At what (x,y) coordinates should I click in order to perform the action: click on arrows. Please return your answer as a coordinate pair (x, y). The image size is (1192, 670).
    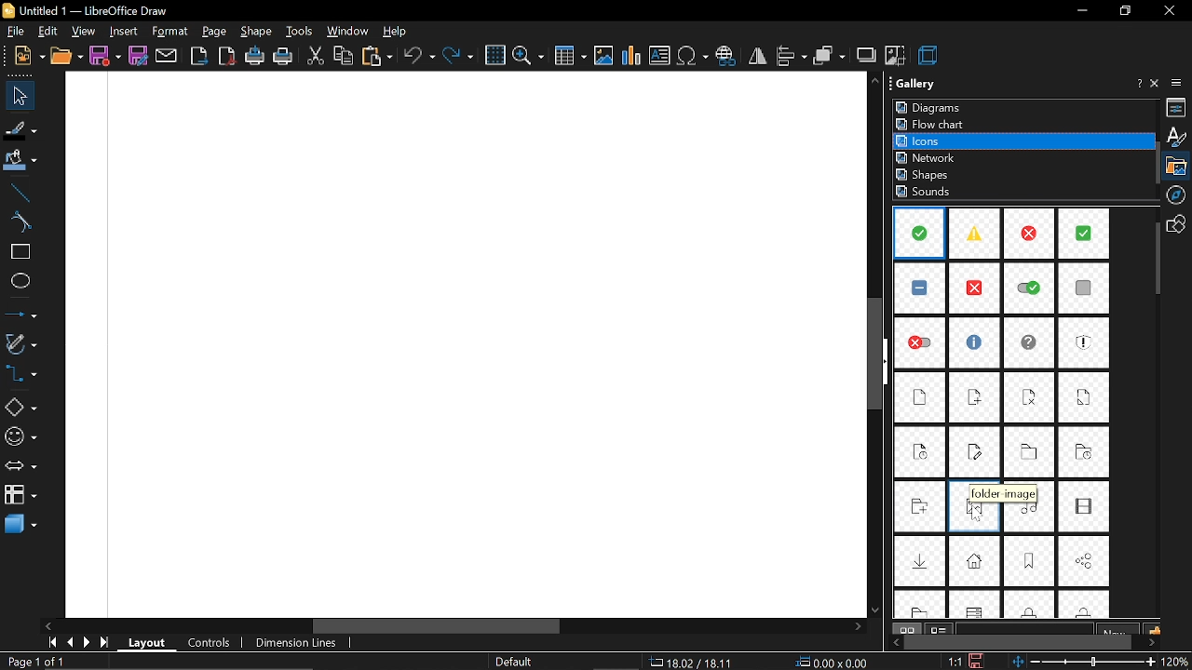
    Looking at the image, I should click on (19, 468).